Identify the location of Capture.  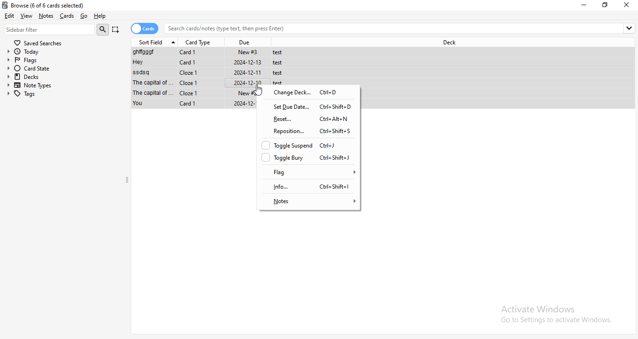
(116, 29).